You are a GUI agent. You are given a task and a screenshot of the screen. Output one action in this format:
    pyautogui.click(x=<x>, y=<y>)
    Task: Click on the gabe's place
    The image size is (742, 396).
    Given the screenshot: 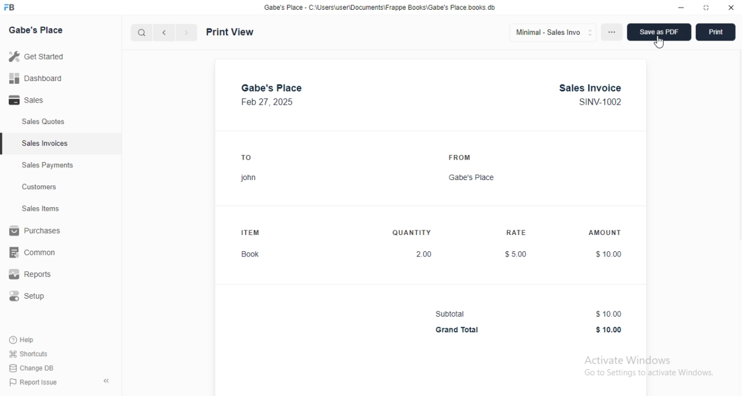 What is the action you would take?
    pyautogui.click(x=37, y=30)
    